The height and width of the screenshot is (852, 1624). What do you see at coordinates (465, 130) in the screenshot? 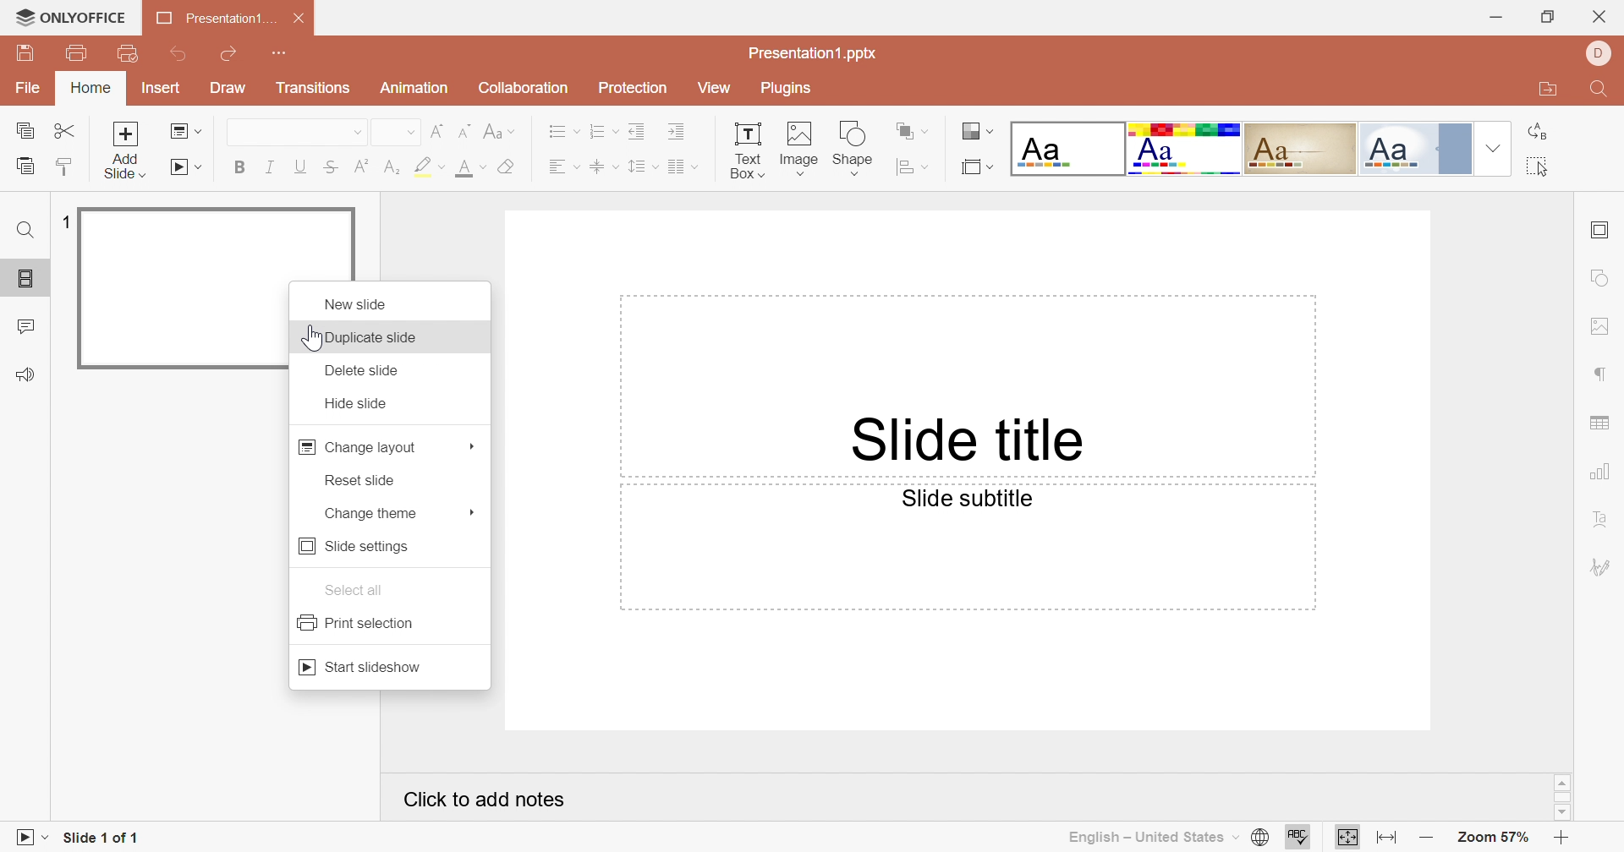
I see `Decrement Font Size` at bounding box center [465, 130].